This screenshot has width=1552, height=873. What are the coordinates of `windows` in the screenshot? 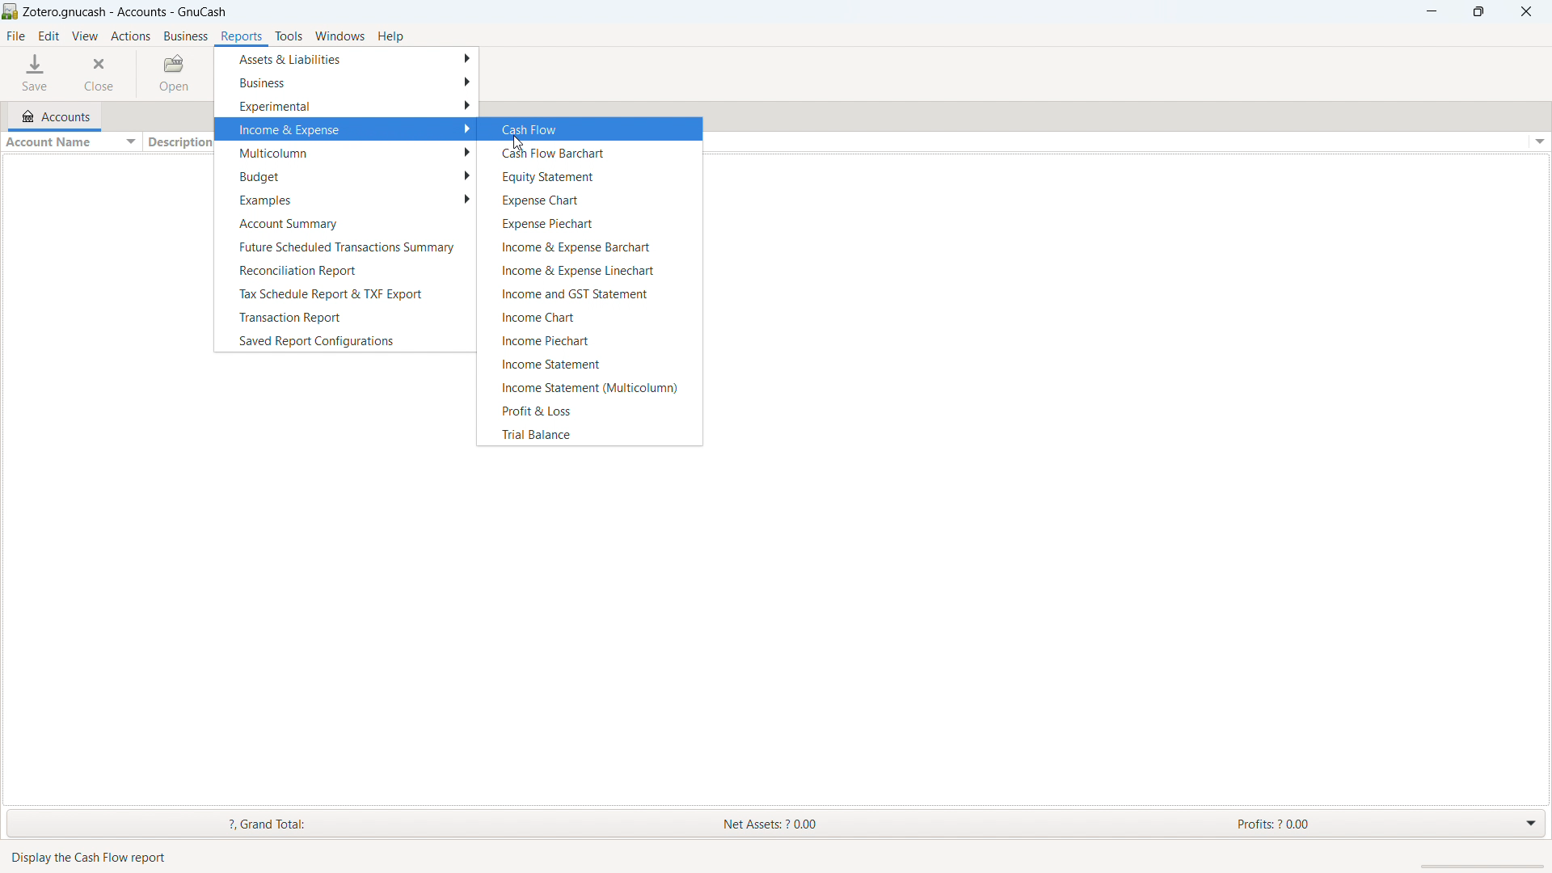 It's located at (340, 36).